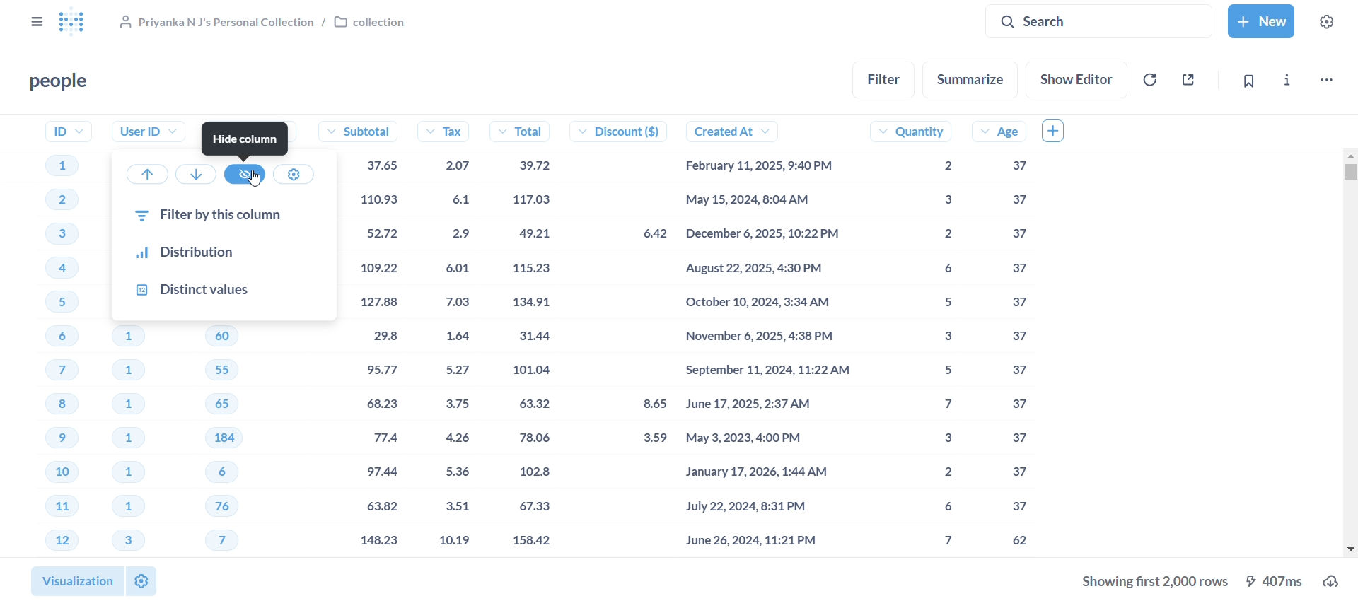 The image size is (1358, 601). What do you see at coordinates (253, 442) in the screenshot?
I see `product ID's` at bounding box center [253, 442].